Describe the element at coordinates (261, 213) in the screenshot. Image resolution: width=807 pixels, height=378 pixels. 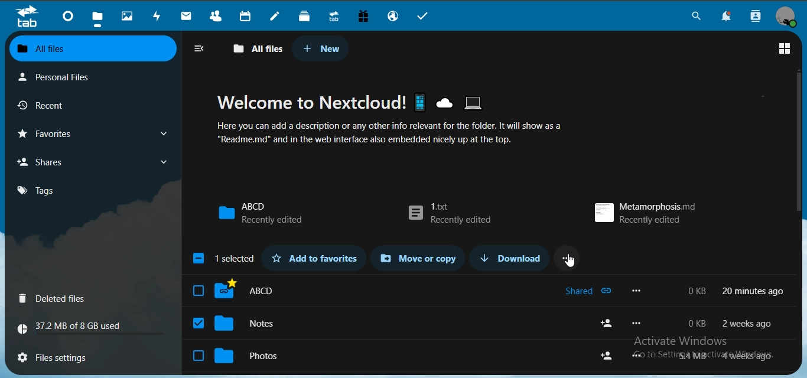
I see `ABCD recently edited` at that location.